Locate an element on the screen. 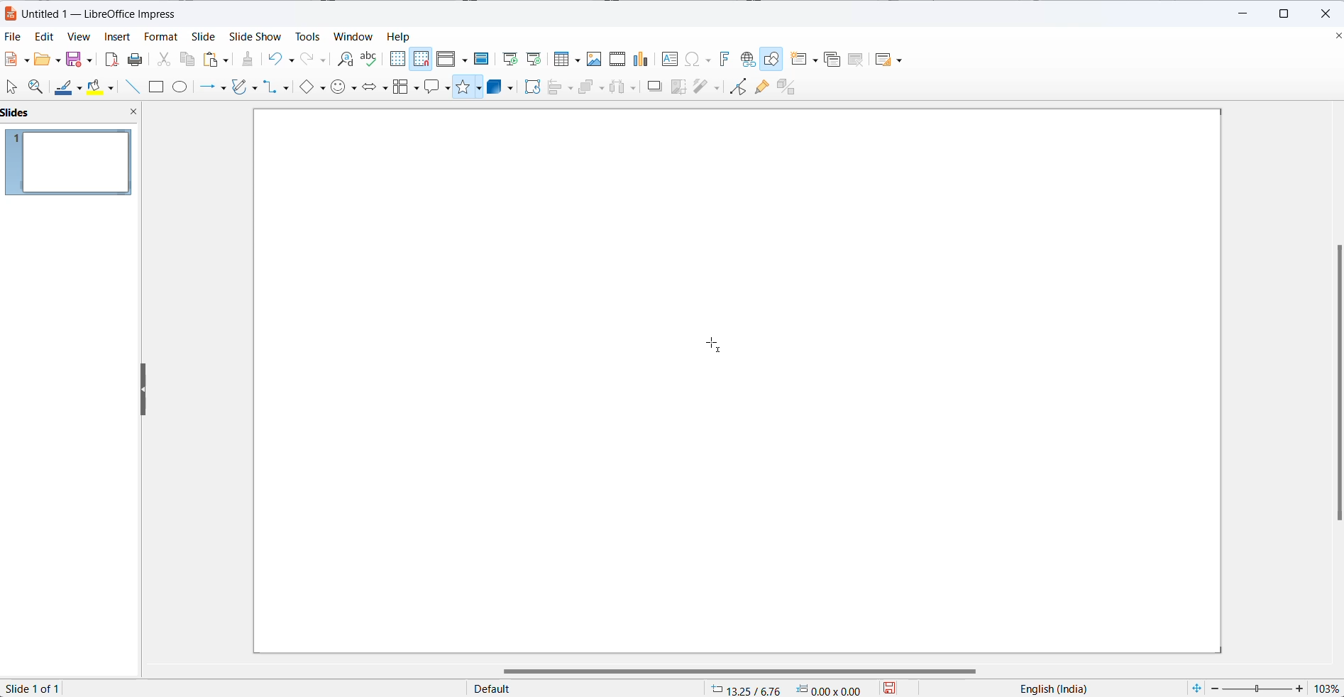  filters is located at coordinates (705, 87).